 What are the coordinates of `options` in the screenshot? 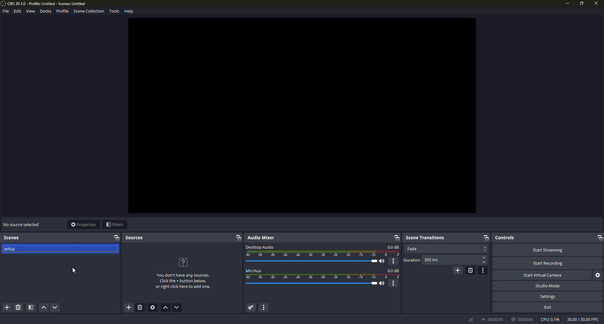 It's located at (394, 283).